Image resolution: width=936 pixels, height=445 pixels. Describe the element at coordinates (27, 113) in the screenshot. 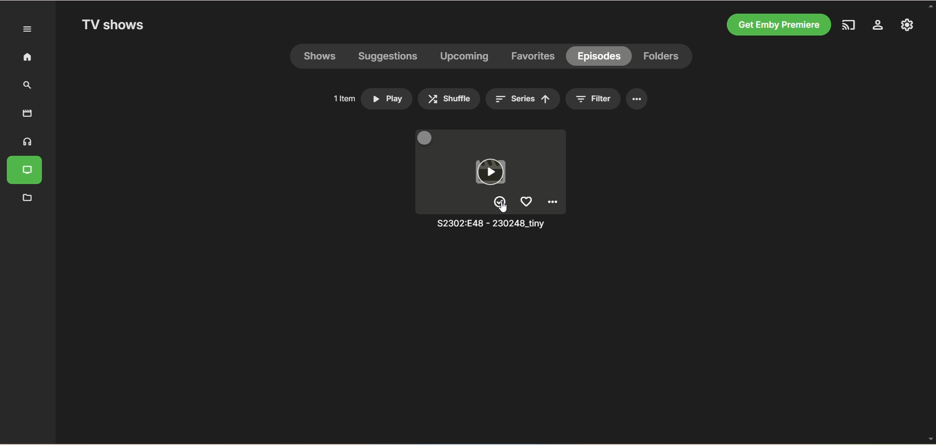

I see `movies` at that location.